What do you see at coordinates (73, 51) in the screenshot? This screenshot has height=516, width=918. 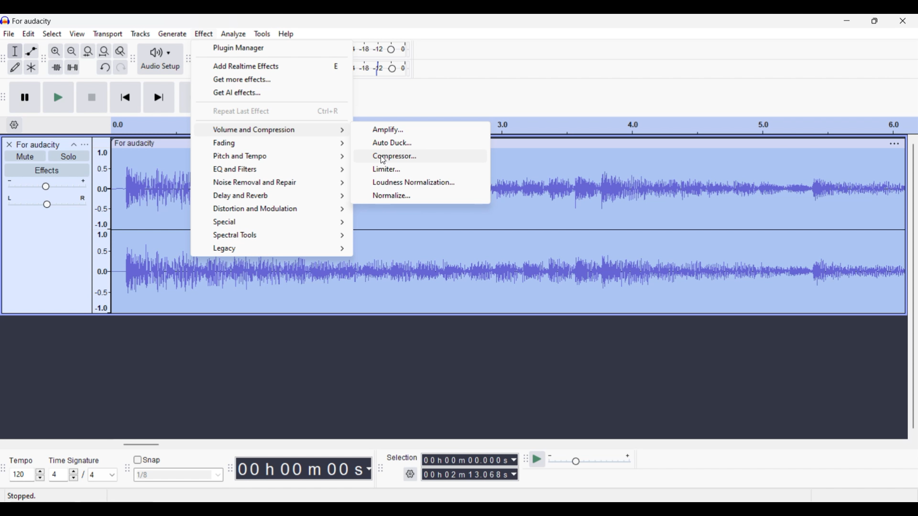 I see `Zoom out` at bounding box center [73, 51].